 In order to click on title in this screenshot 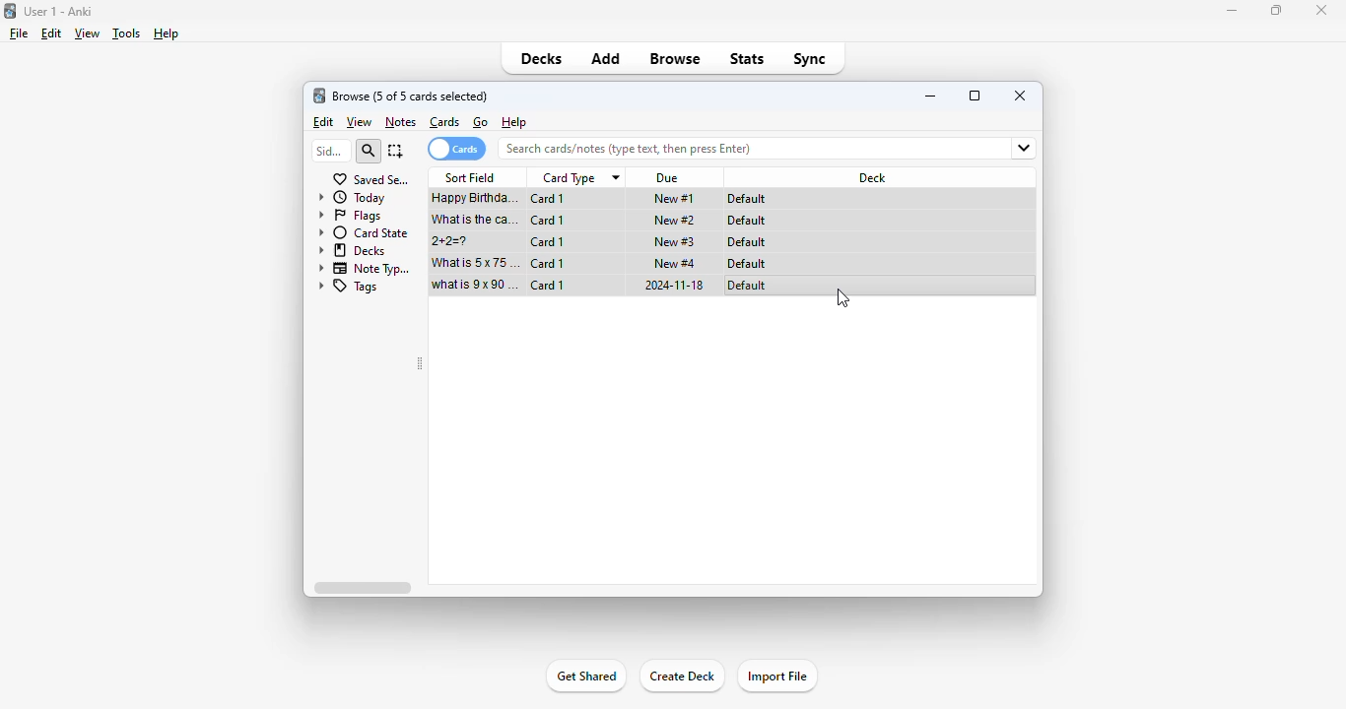, I will do `click(57, 12)`.